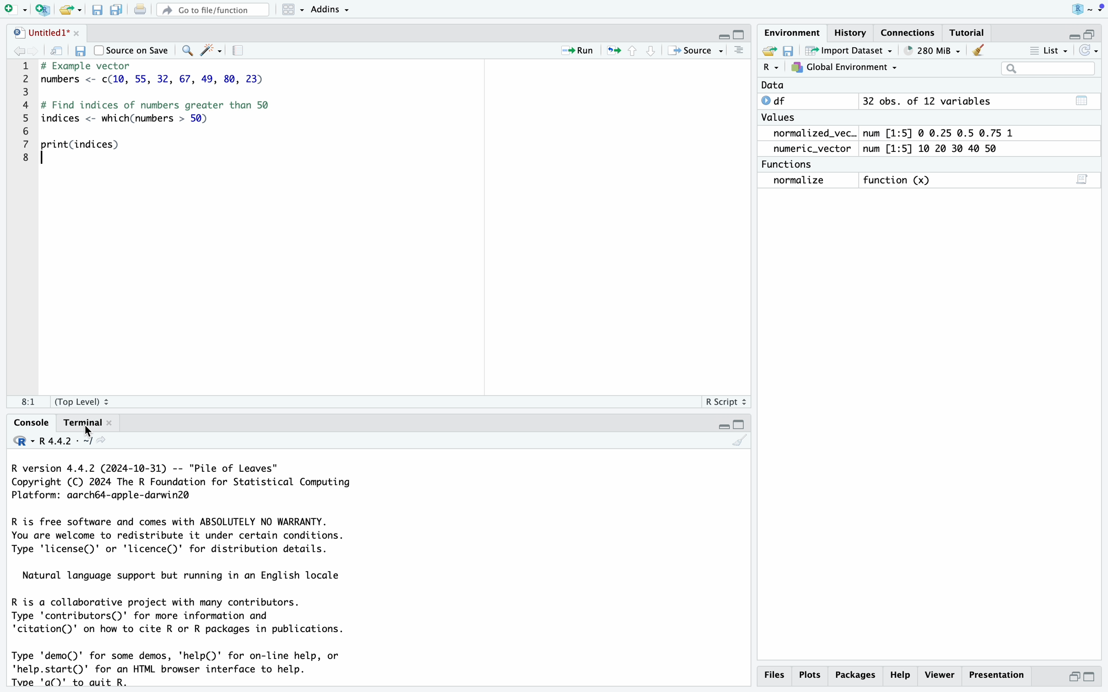 The width and height of the screenshot is (1108, 692). What do you see at coordinates (722, 424) in the screenshot?
I see `MINIMISE` at bounding box center [722, 424].